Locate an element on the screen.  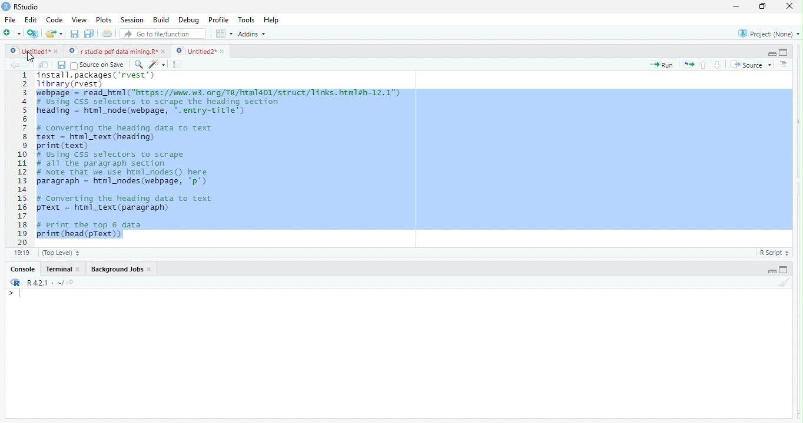
SESTATE. PELEIgESL. Vewes J
Tibrary(rvest)|

Febpage = read_htm1 (https: //mm.w3. org/TR/htm1401/struct/Tinks. html#h-12.1")
# Using Css selectors to scrape the heading section

heading = html_node (webpage, '.entry-title')

# Converting the heading data to text

text = htnl_text (heading)

print (text)

# using Css selectors to scrape

# all the paragraph section

# Note that we use html_nodes() here

paragraph = html_nodes (webpage, 'p')

# Converting the heading data to text

pText = html_text (paragraph)

# Print the top 6 data

pl by -silhary-. +304 is located at coordinates (415, 157).